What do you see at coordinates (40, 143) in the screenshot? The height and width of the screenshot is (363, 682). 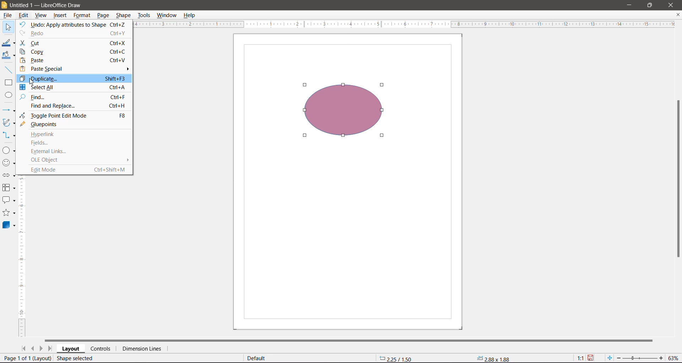 I see `Fields` at bounding box center [40, 143].